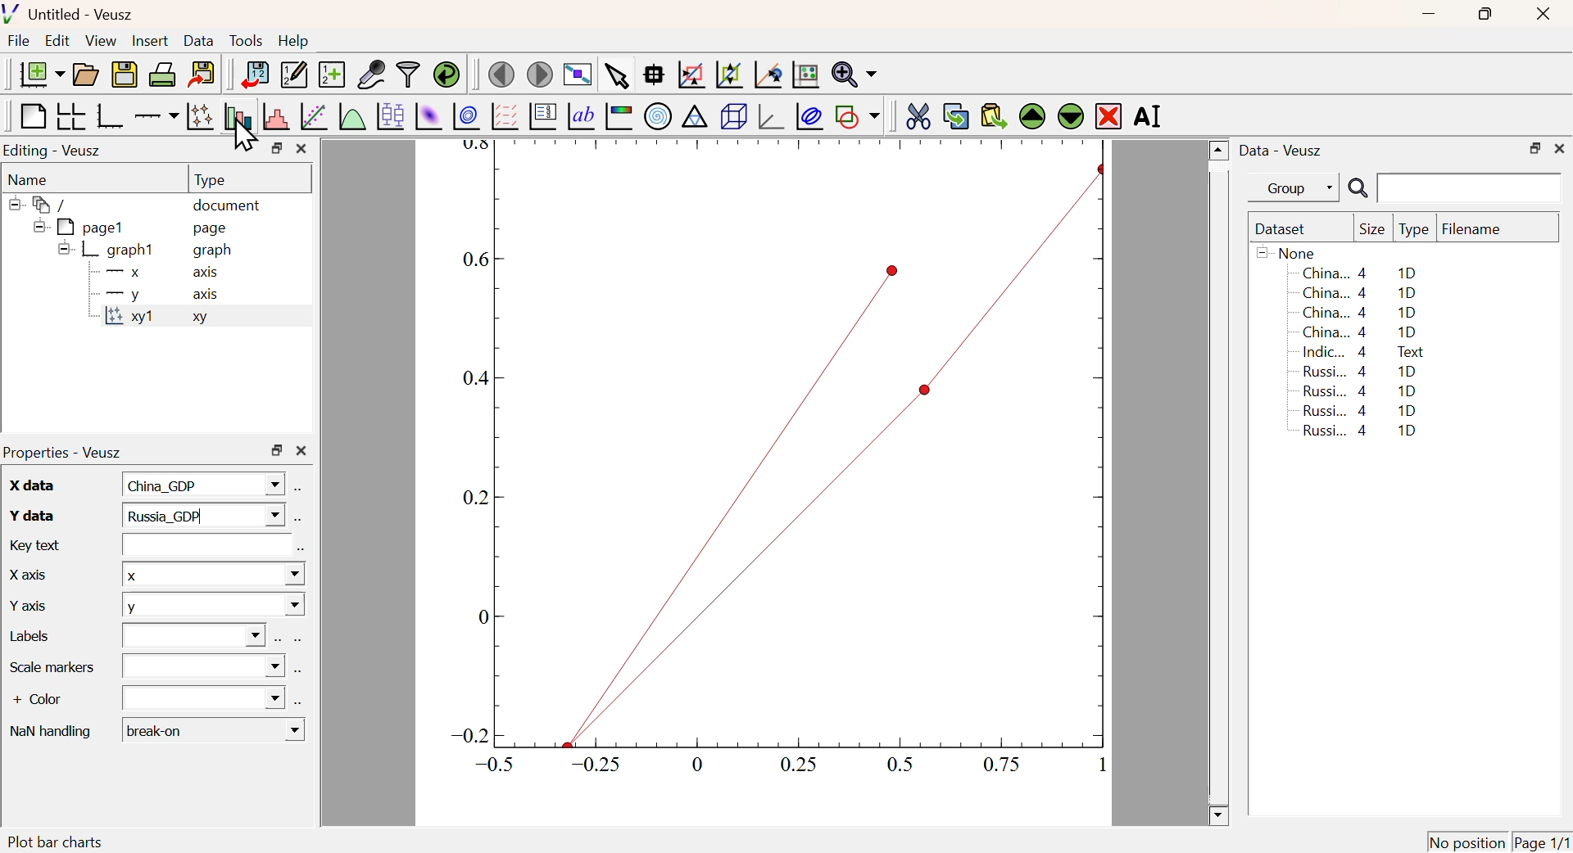  What do you see at coordinates (75, 228) in the screenshot?
I see `pagel` at bounding box center [75, 228].